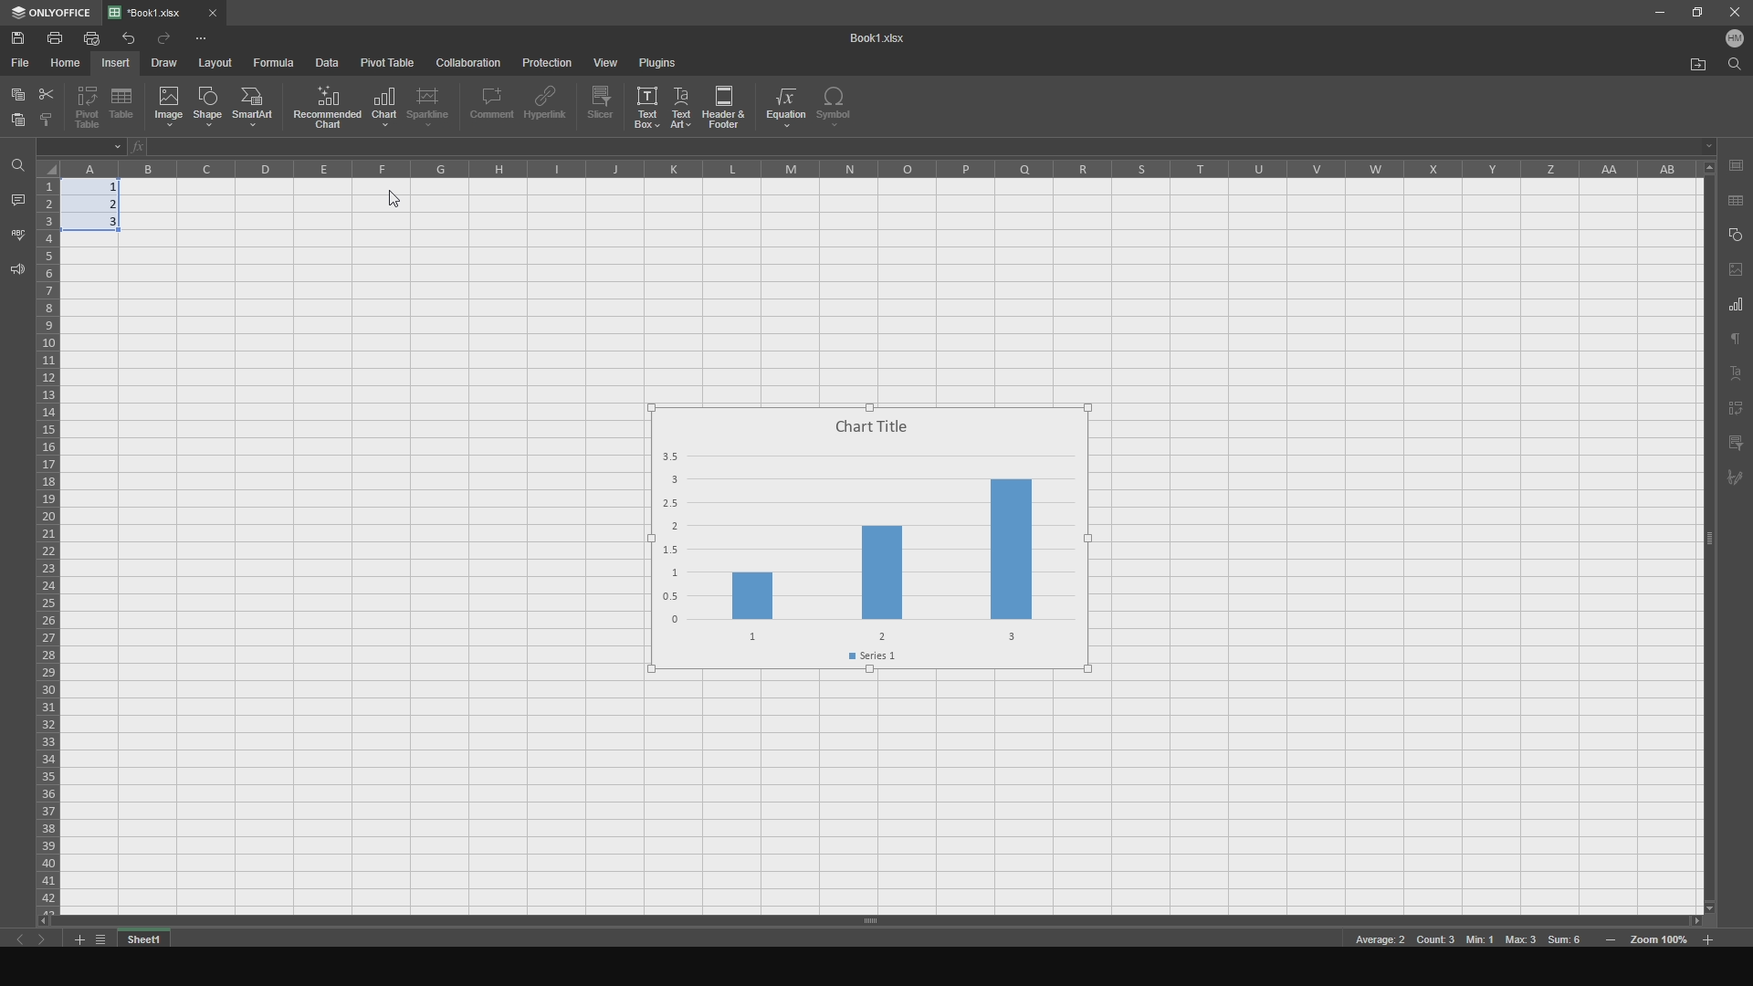 The image size is (1753, 986). I want to click on cell functions, so click(926, 148).